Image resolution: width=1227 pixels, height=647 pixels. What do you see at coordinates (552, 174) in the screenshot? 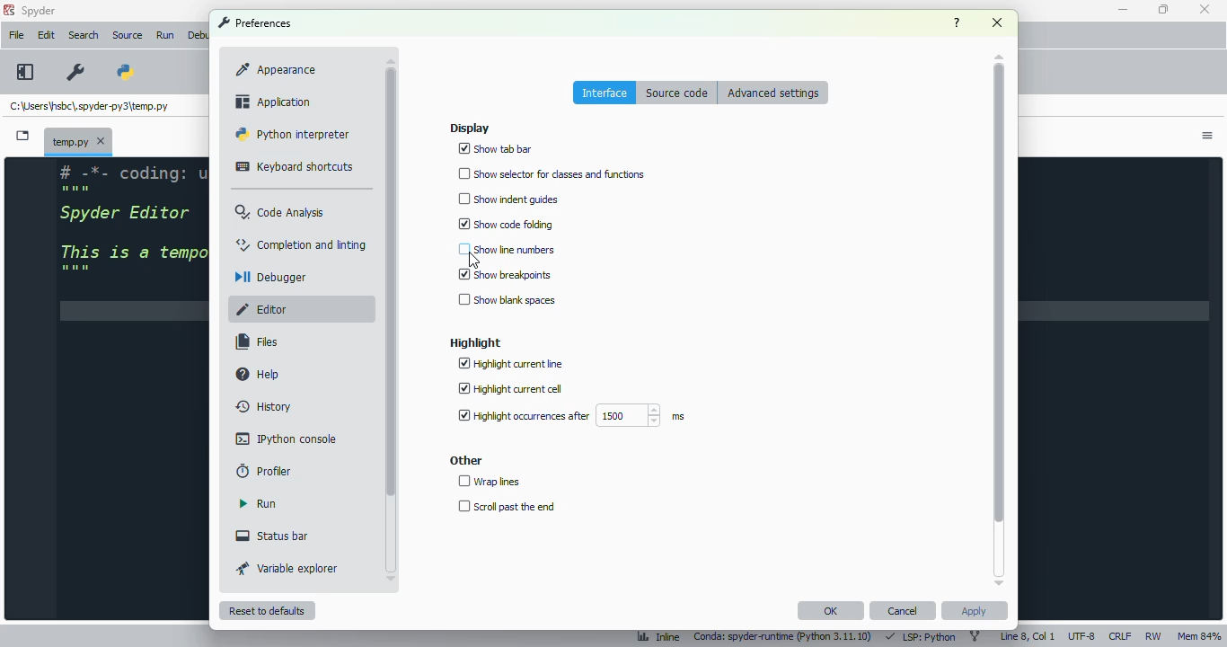
I see `show selector for classes and functions` at bounding box center [552, 174].